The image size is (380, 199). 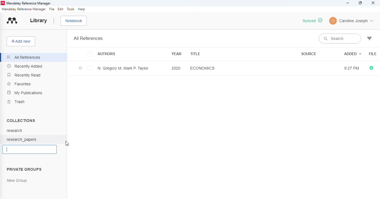 I want to click on new collection "research_papers" added to organize research papers, so click(x=313, y=20).